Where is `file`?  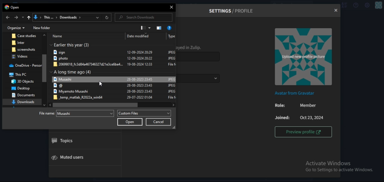
file is located at coordinates (22, 56).